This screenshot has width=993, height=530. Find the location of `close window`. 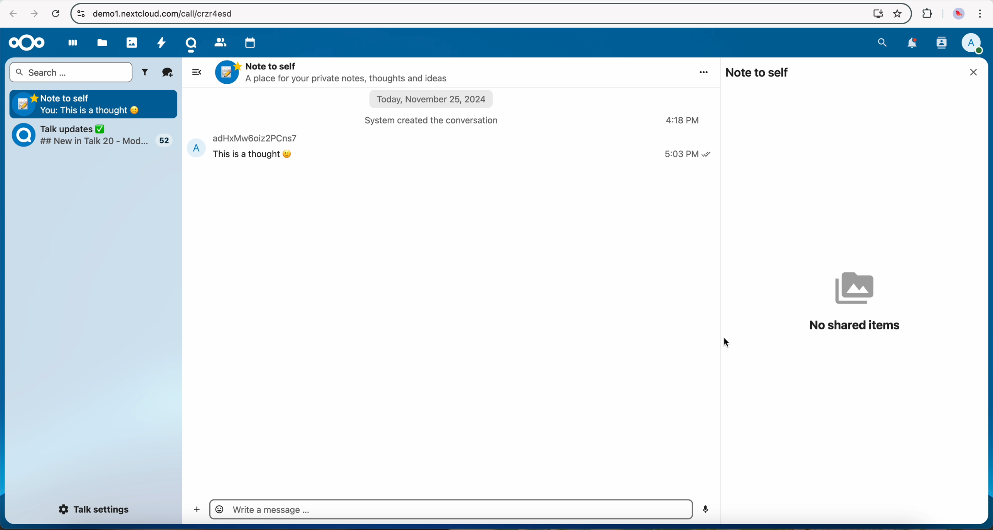

close window is located at coordinates (976, 72).